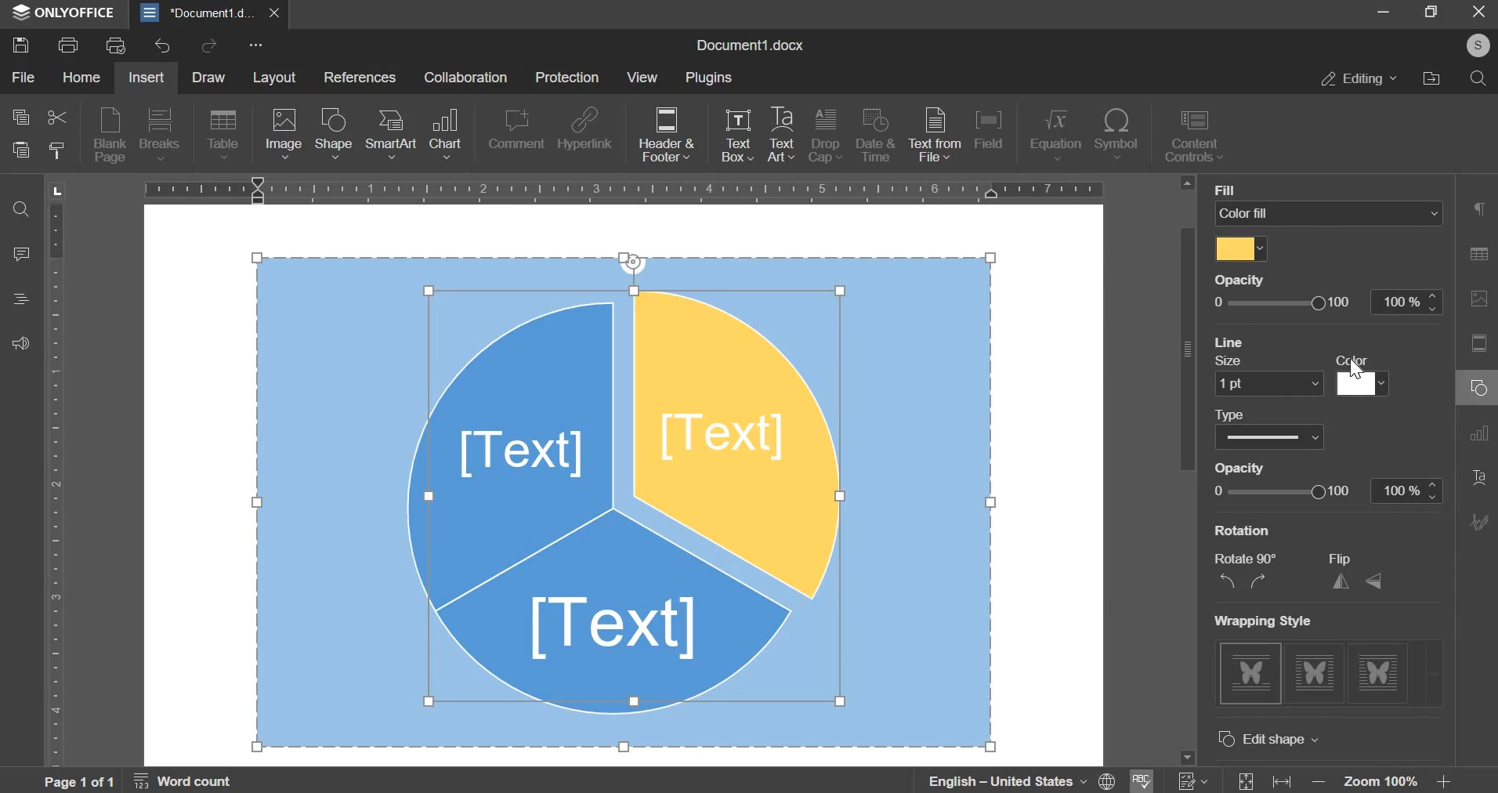 The height and width of the screenshot is (793, 1498). Describe the element at coordinates (20, 45) in the screenshot. I see `save` at that location.